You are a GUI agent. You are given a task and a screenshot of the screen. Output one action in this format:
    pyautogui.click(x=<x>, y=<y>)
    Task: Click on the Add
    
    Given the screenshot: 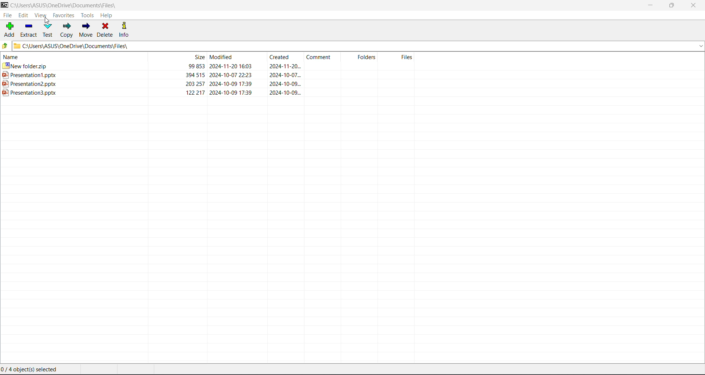 What is the action you would take?
    pyautogui.click(x=10, y=30)
    